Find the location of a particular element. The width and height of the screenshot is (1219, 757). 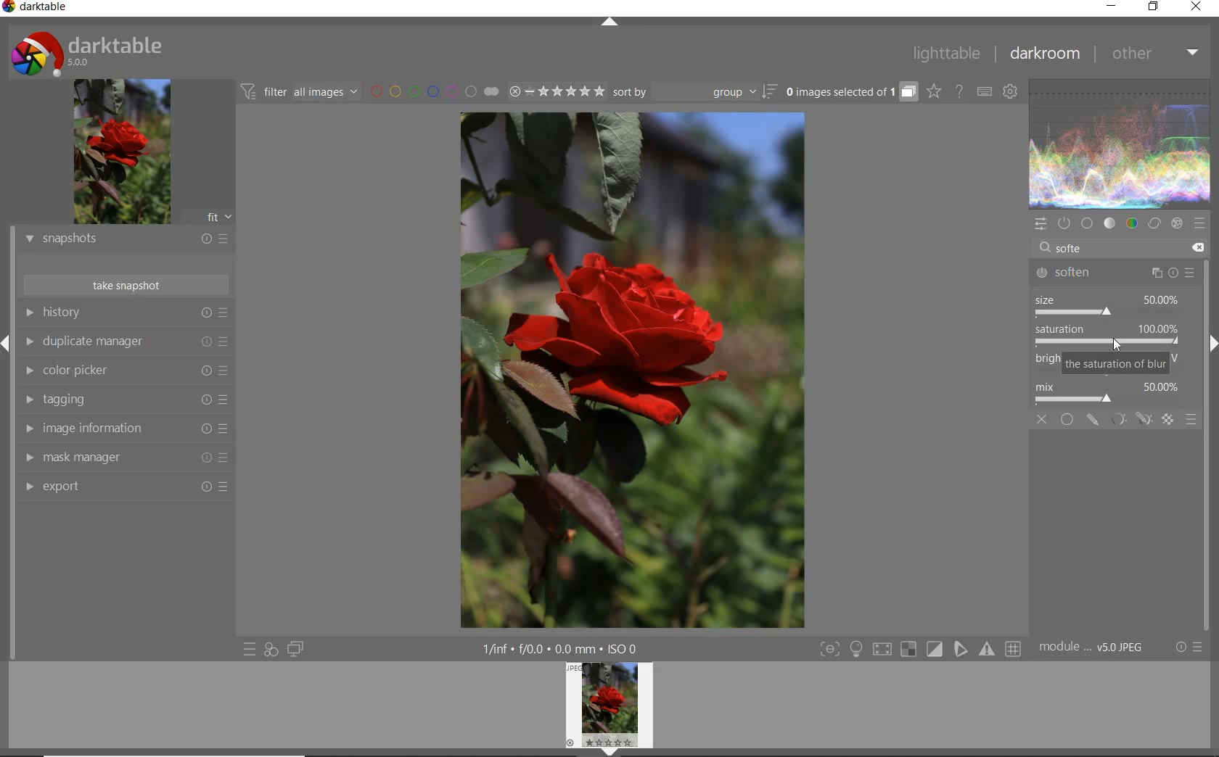

snapshots is located at coordinates (126, 240).